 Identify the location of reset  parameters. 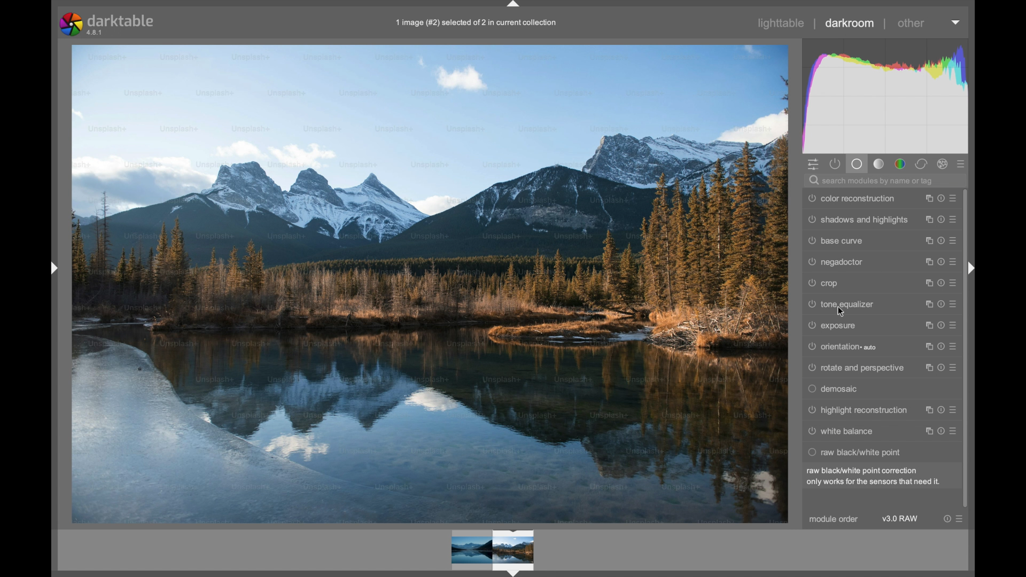
(942, 220).